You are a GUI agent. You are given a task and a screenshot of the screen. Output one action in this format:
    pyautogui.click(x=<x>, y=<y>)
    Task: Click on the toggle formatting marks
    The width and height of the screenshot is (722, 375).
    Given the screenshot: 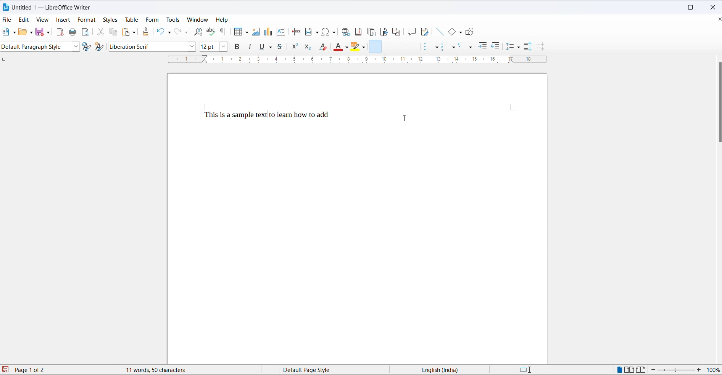 What is the action you would take?
    pyautogui.click(x=223, y=31)
    